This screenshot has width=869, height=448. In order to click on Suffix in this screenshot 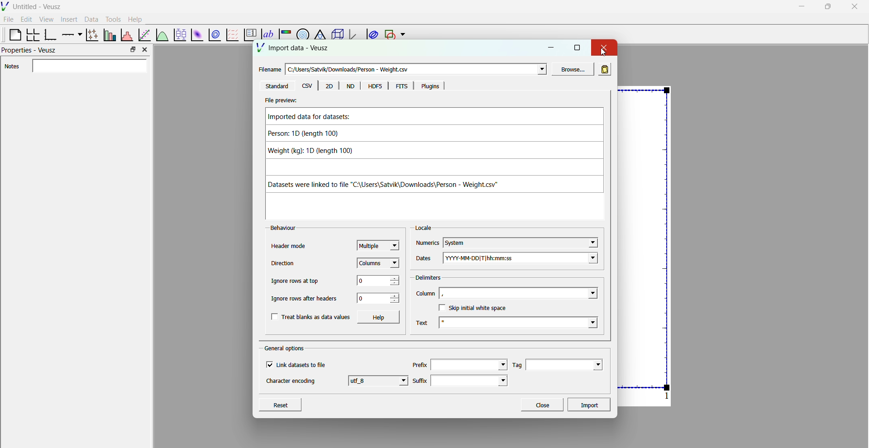, I will do `click(420, 378)`.